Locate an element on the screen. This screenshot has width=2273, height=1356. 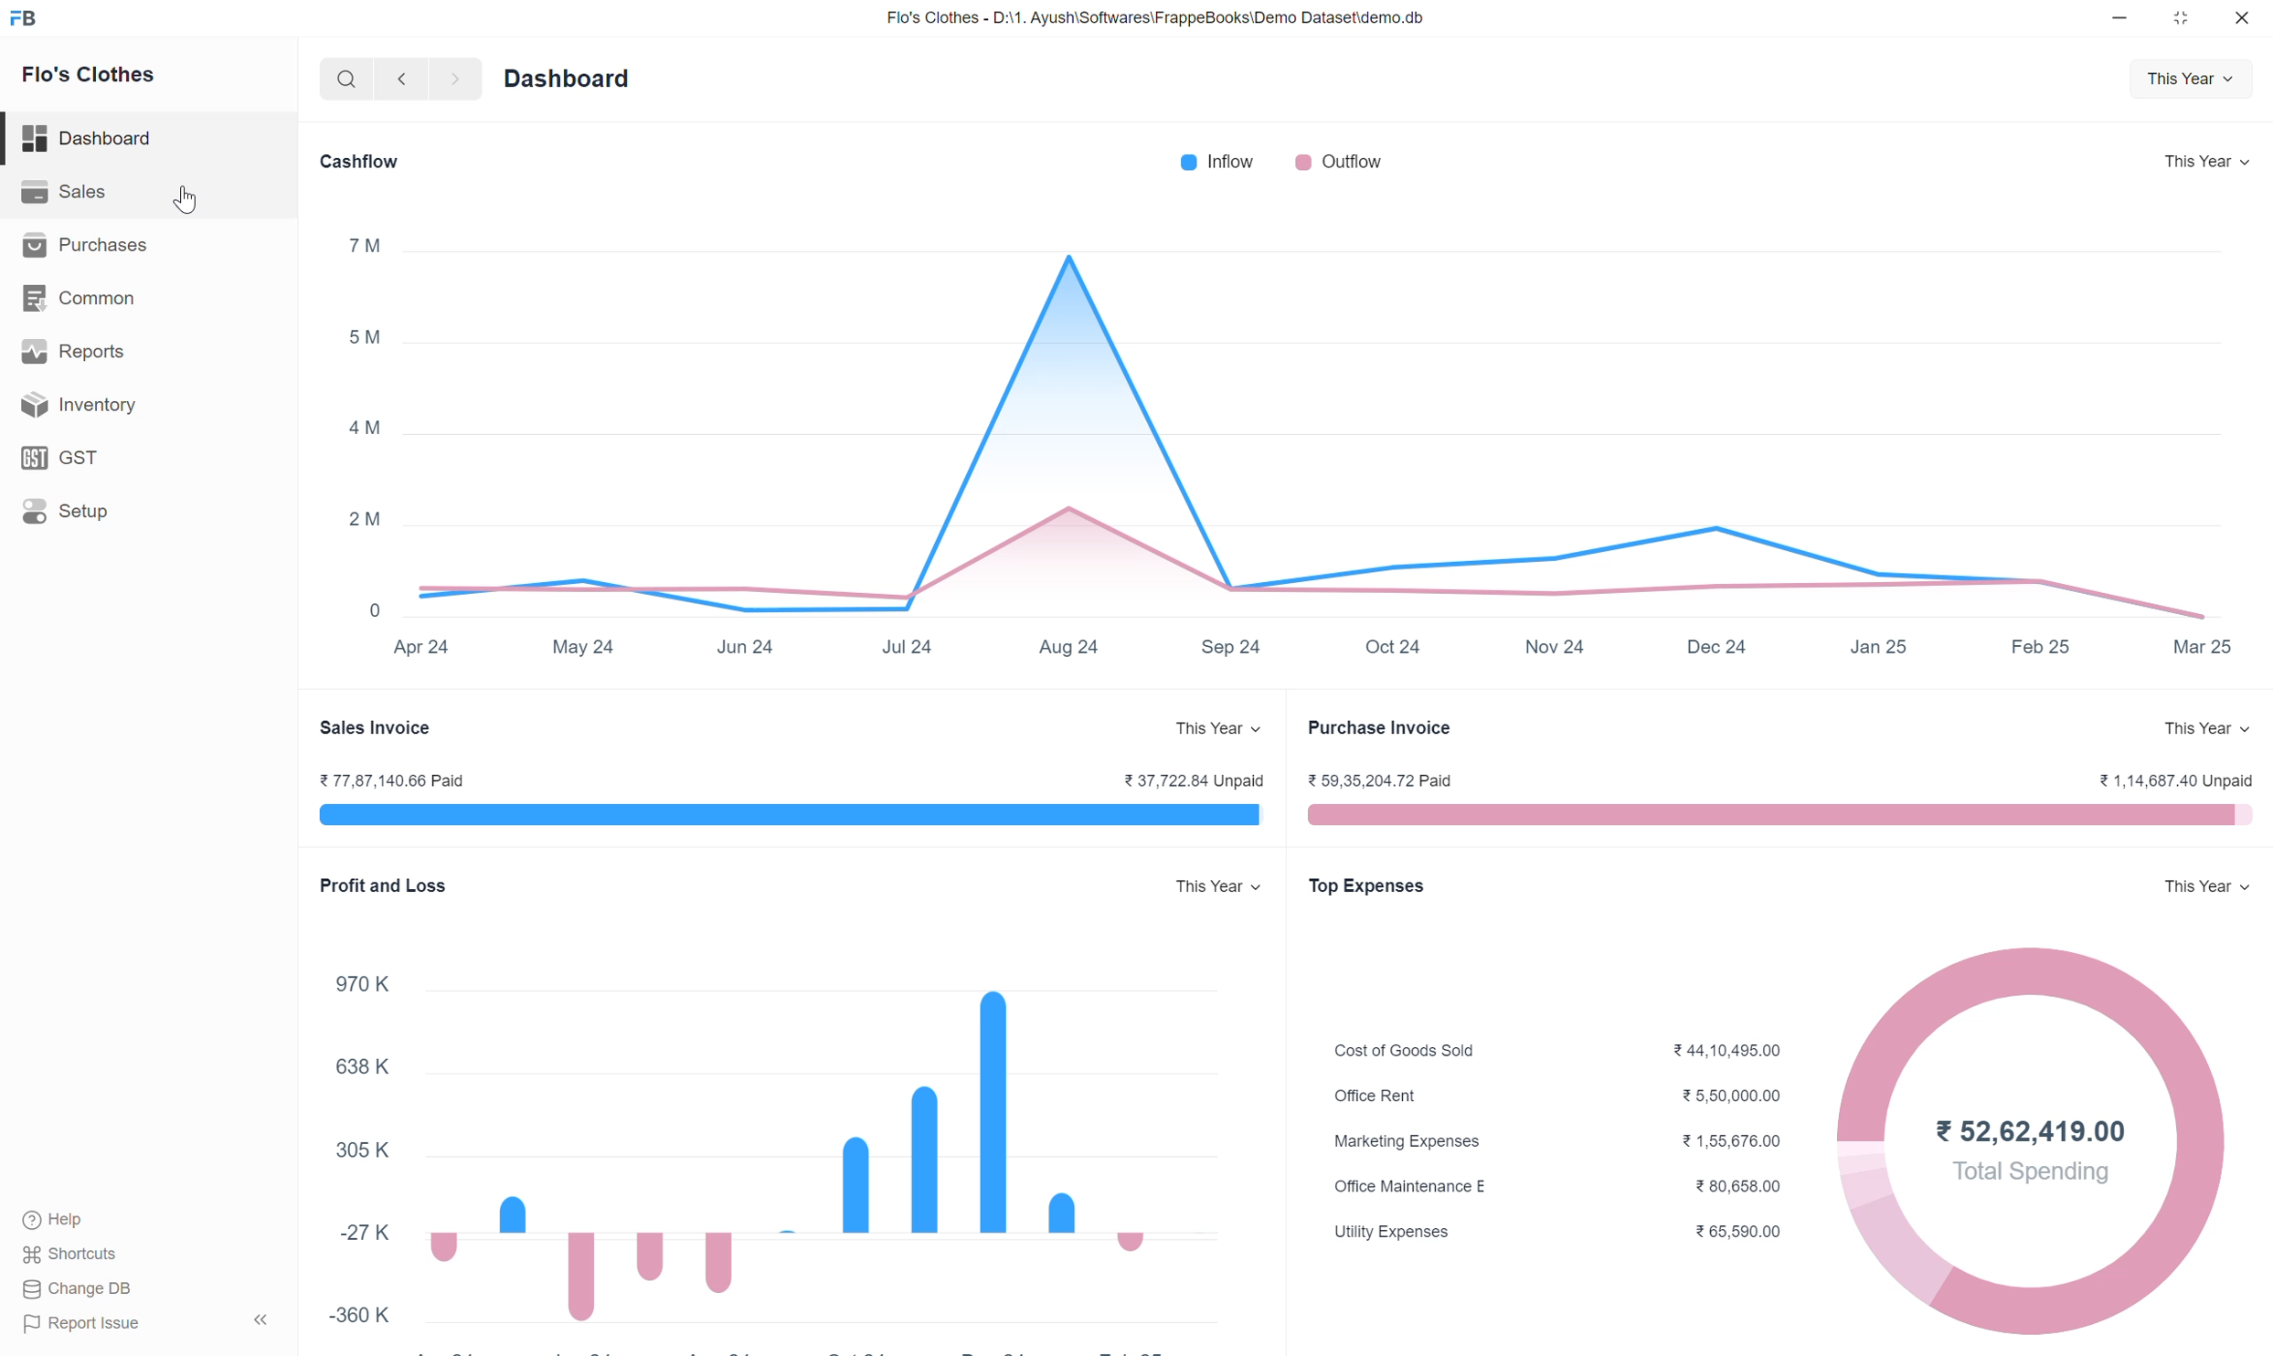
Setup is located at coordinates (64, 510).